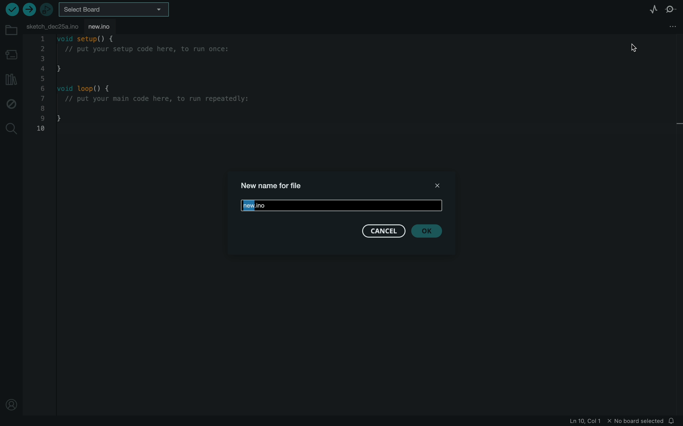 The image size is (683, 426). Describe the element at coordinates (383, 232) in the screenshot. I see `cancel` at that location.